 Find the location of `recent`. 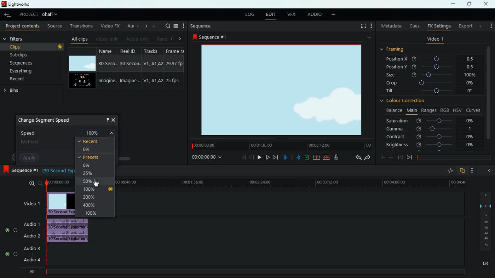

recent is located at coordinates (26, 80).